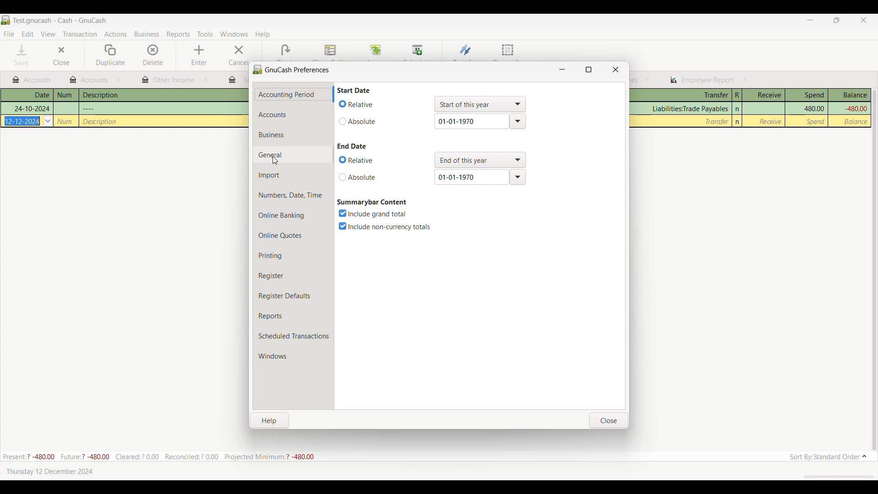 This screenshot has width=878, height=494. Describe the element at coordinates (101, 121) in the screenshot. I see `` at that location.